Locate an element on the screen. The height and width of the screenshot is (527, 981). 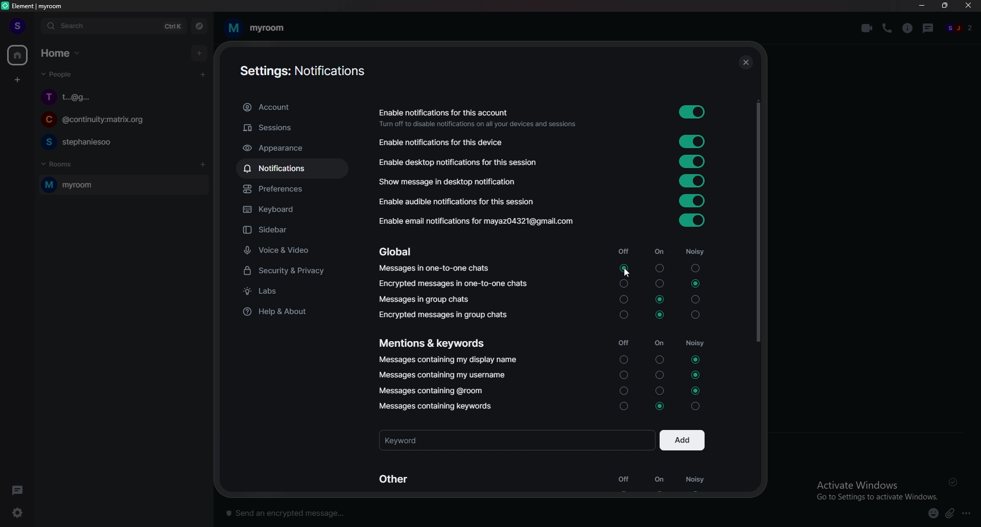
delivered is located at coordinates (953, 482).